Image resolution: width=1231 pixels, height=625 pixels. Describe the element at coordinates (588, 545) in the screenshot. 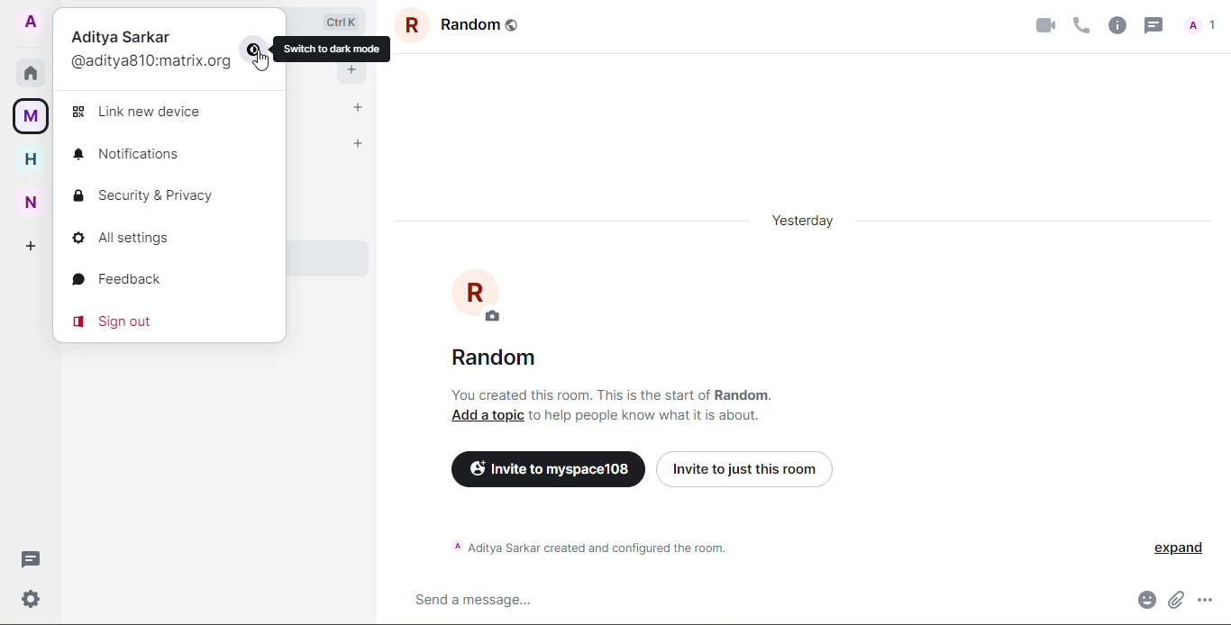

I see `info` at that location.